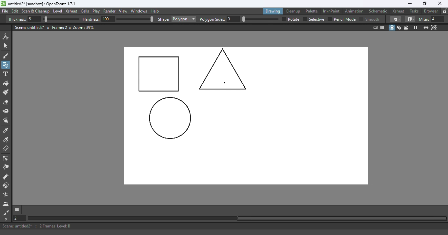  Describe the element at coordinates (124, 12) in the screenshot. I see `View` at that location.